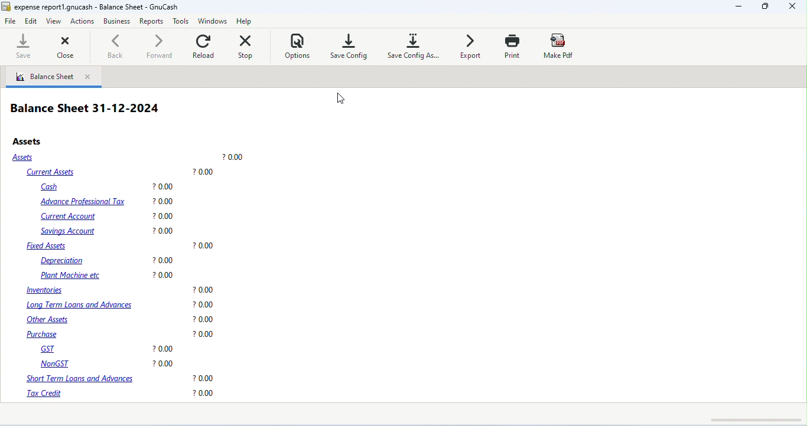  Describe the element at coordinates (116, 21) in the screenshot. I see `business` at that location.